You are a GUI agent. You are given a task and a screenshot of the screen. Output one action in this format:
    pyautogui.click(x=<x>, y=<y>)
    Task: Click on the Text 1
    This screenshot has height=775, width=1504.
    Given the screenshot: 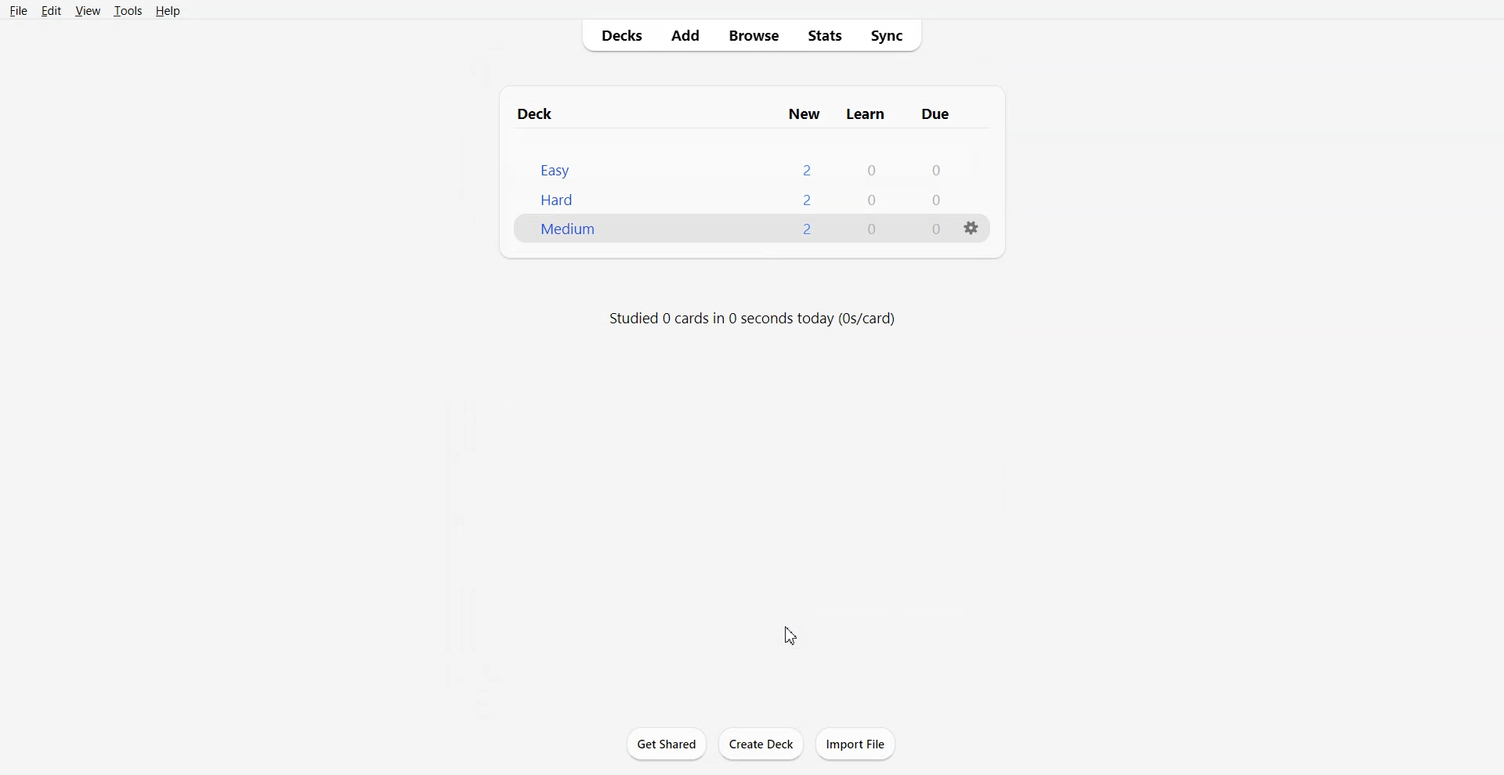 What is the action you would take?
    pyautogui.click(x=732, y=112)
    